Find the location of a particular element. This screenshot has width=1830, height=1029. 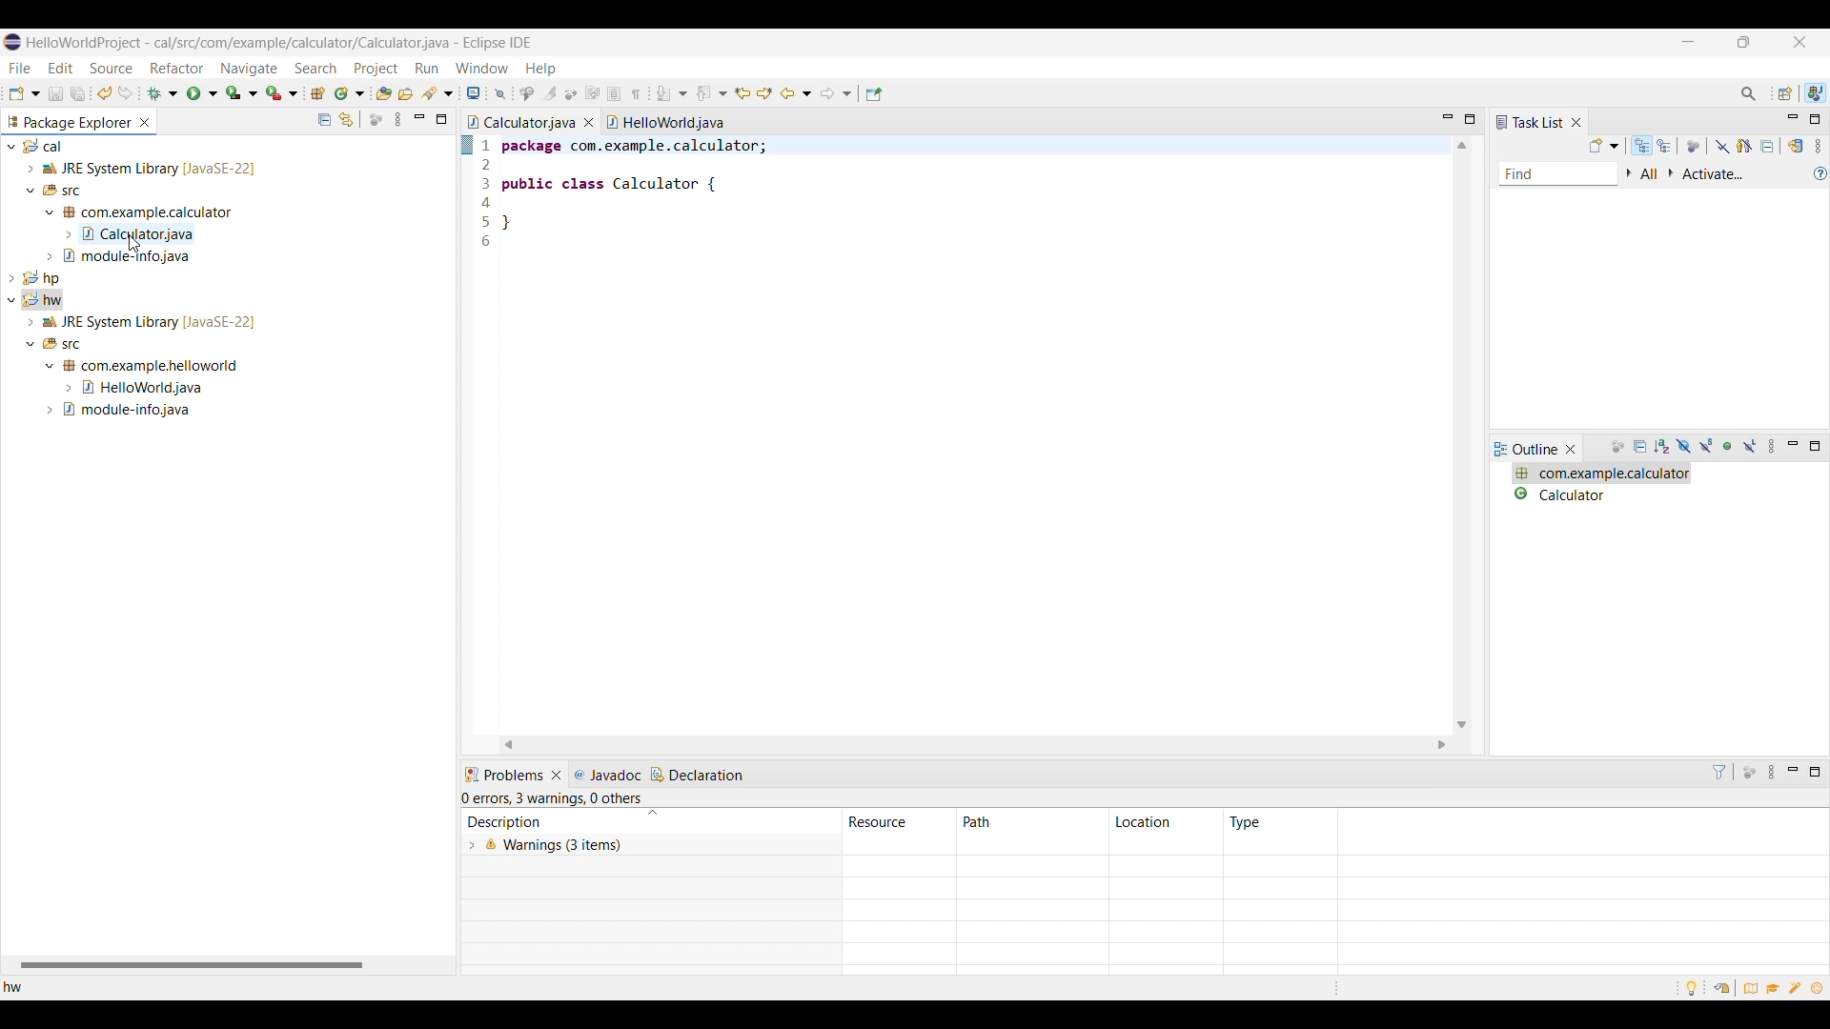

Package explorer is located at coordinates (69, 122).